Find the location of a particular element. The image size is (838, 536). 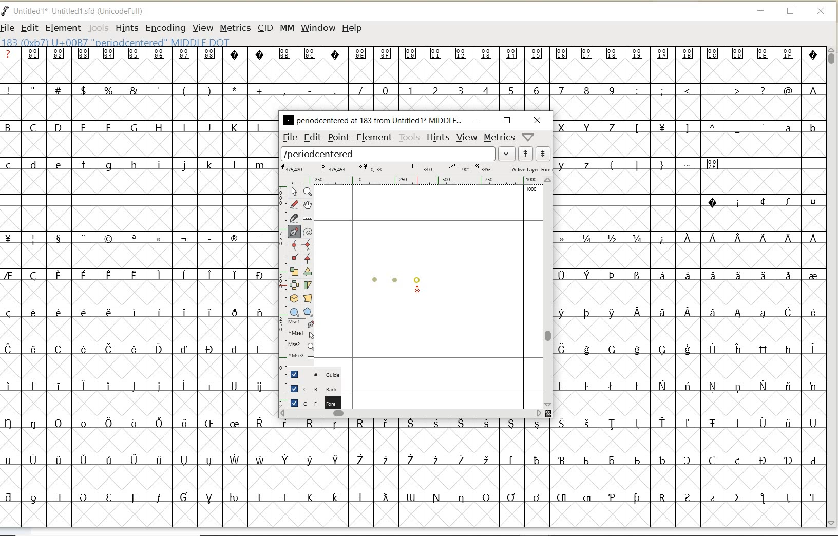

MM is located at coordinates (287, 28).